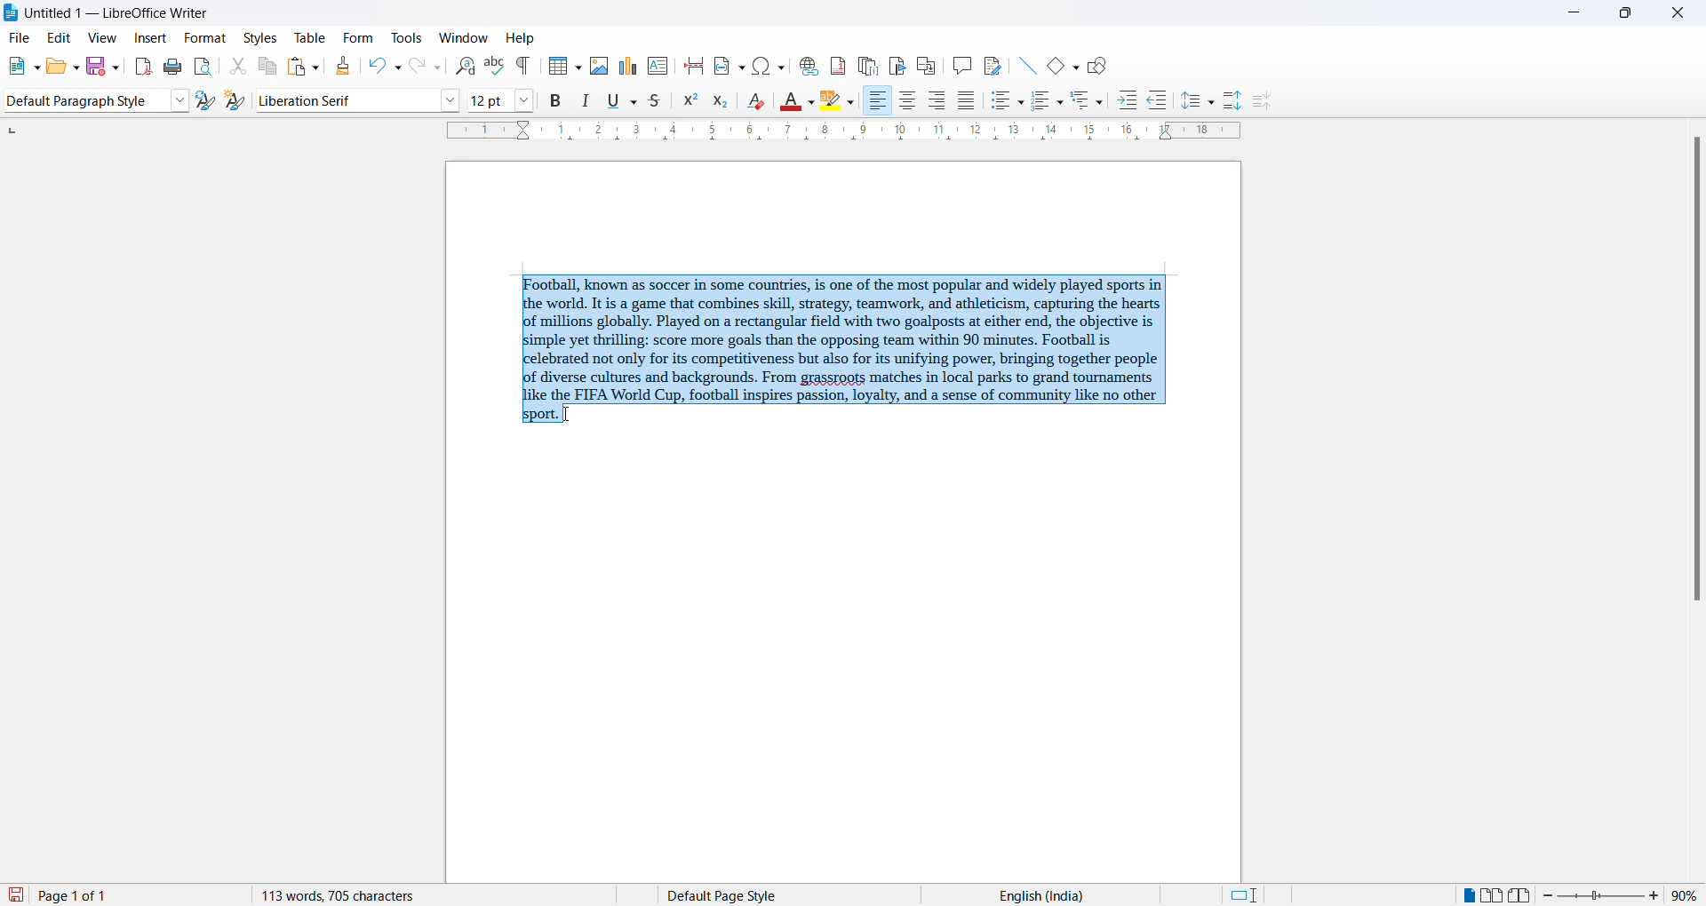 The height and width of the screenshot is (906, 1706). What do you see at coordinates (526, 101) in the screenshot?
I see `font size options` at bounding box center [526, 101].